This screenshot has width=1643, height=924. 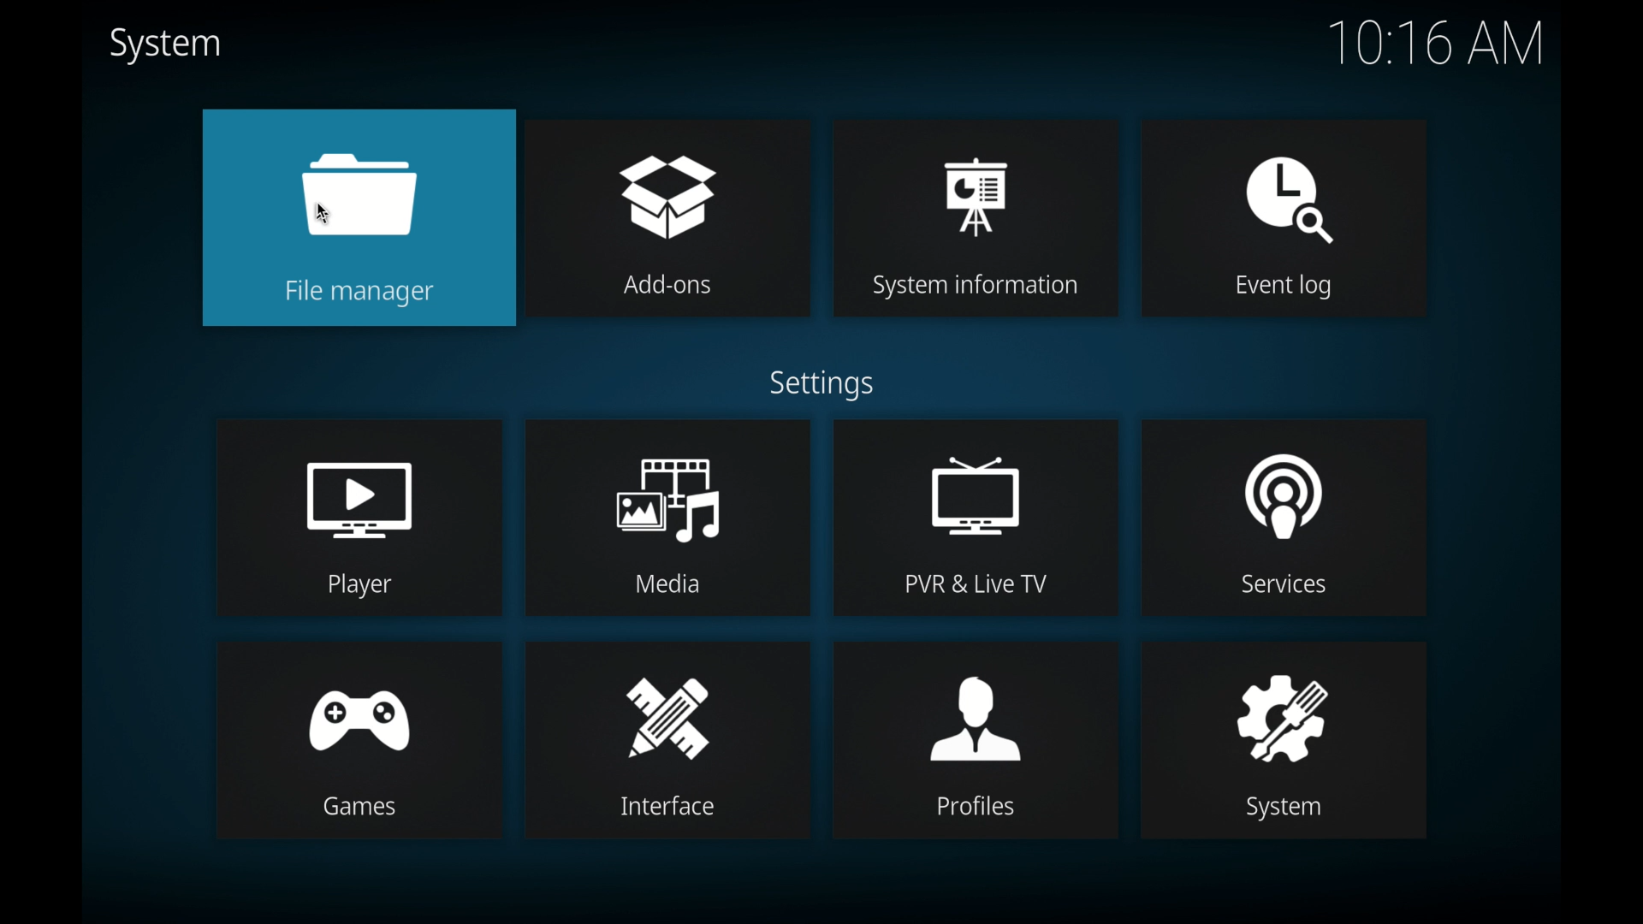 What do you see at coordinates (166, 46) in the screenshot?
I see `system` at bounding box center [166, 46].